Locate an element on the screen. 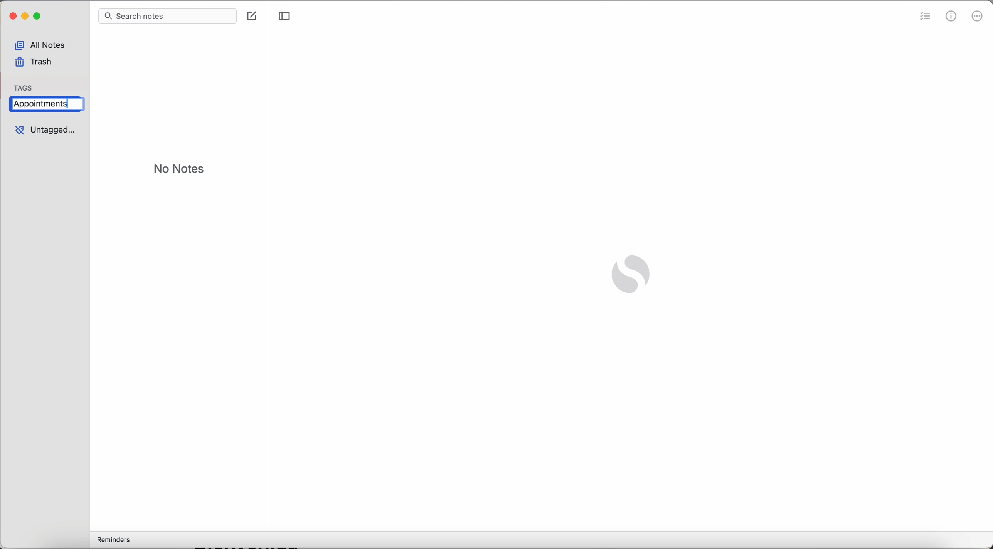  metrics is located at coordinates (952, 17).